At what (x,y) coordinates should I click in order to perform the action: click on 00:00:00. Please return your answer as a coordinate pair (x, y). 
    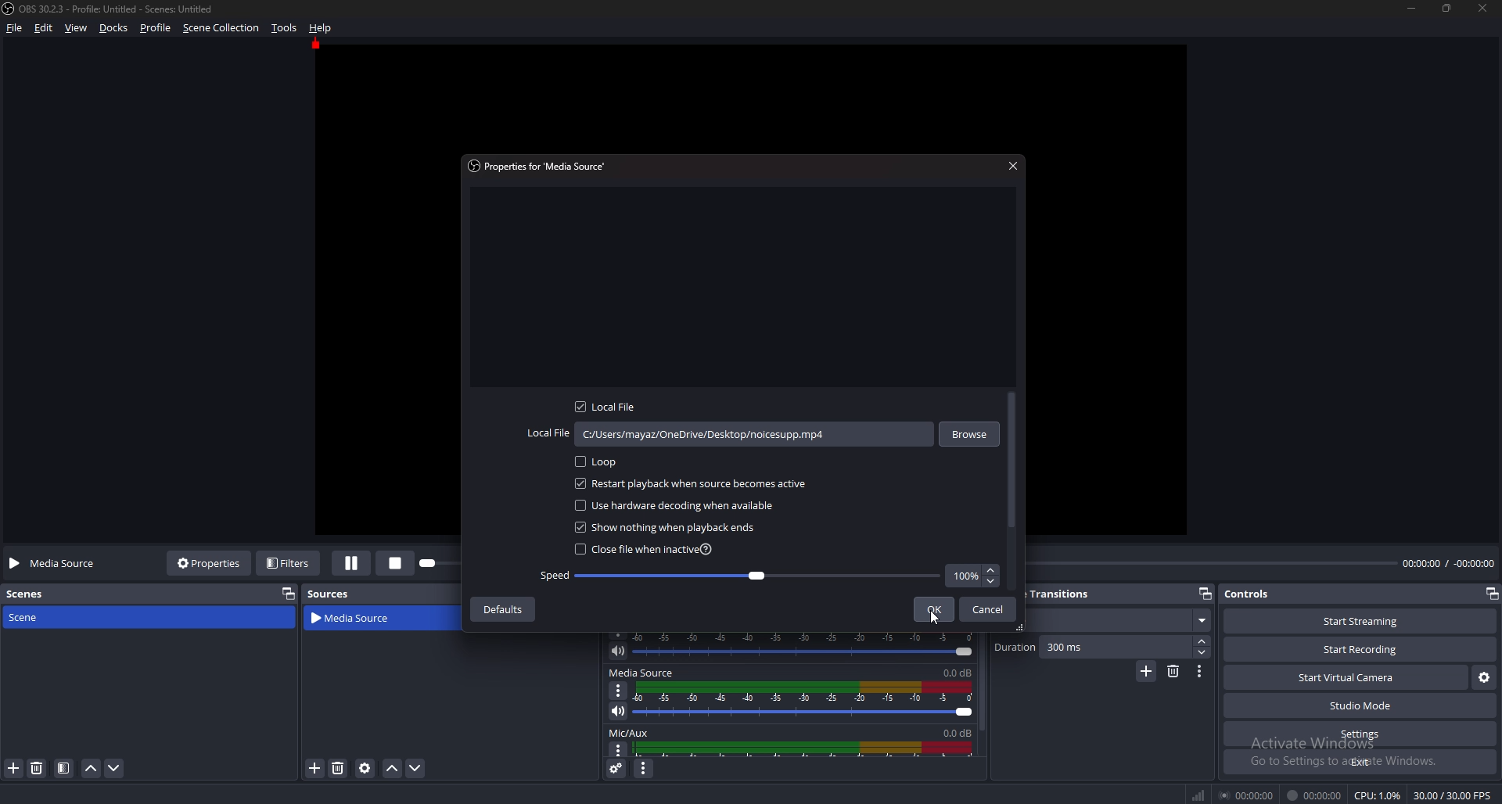
    Looking at the image, I should click on (1249, 795).